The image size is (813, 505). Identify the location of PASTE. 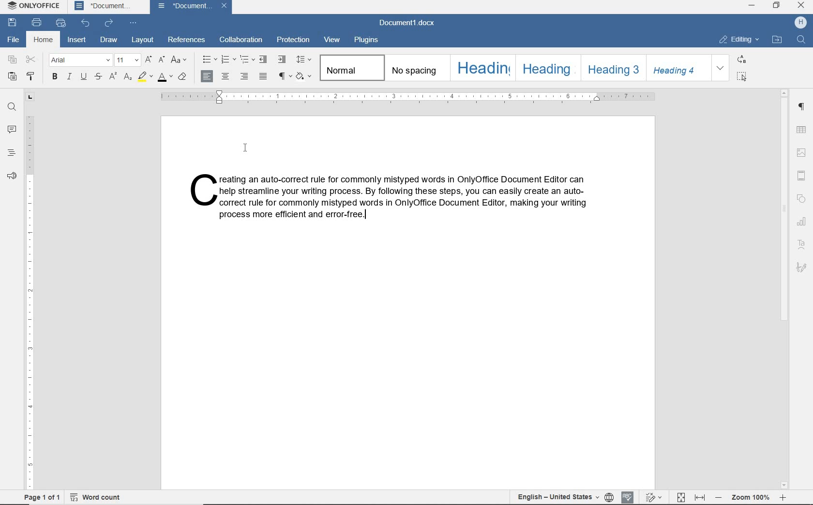
(12, 77).